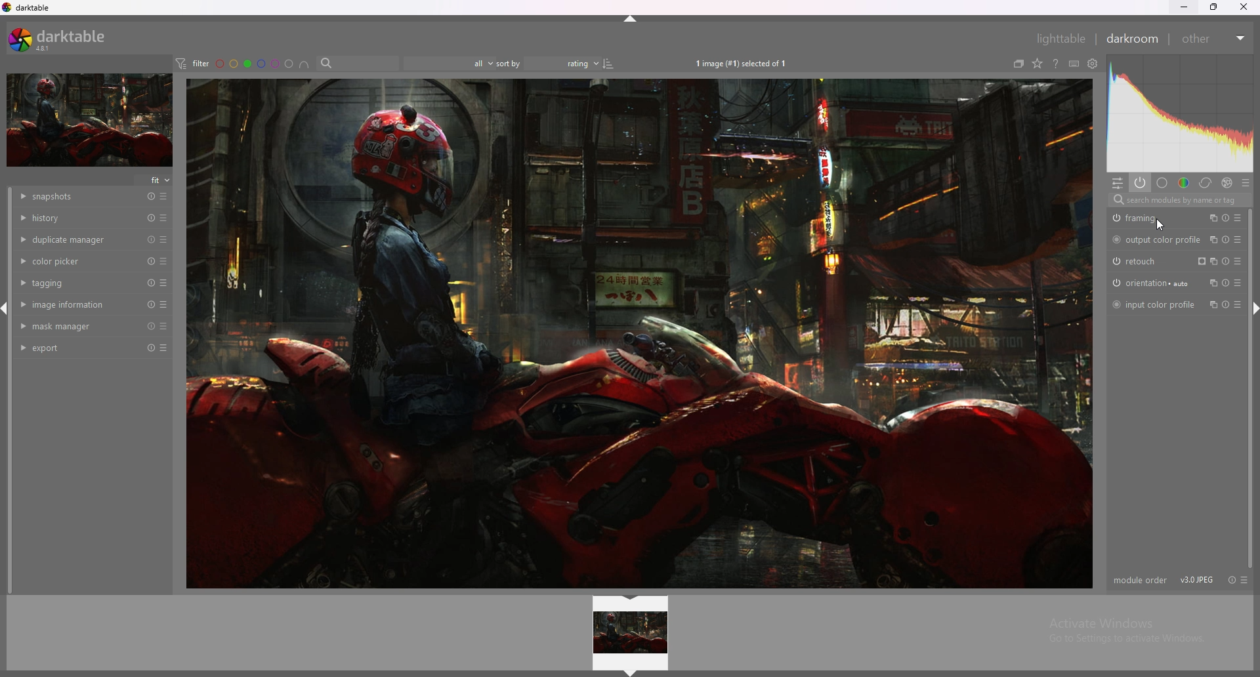 Image resolution: width=1260 pixels, height=677 pixels. Describe the element at coordinates (1139, 182) in the screenshot. I see `show active modules` at that location.